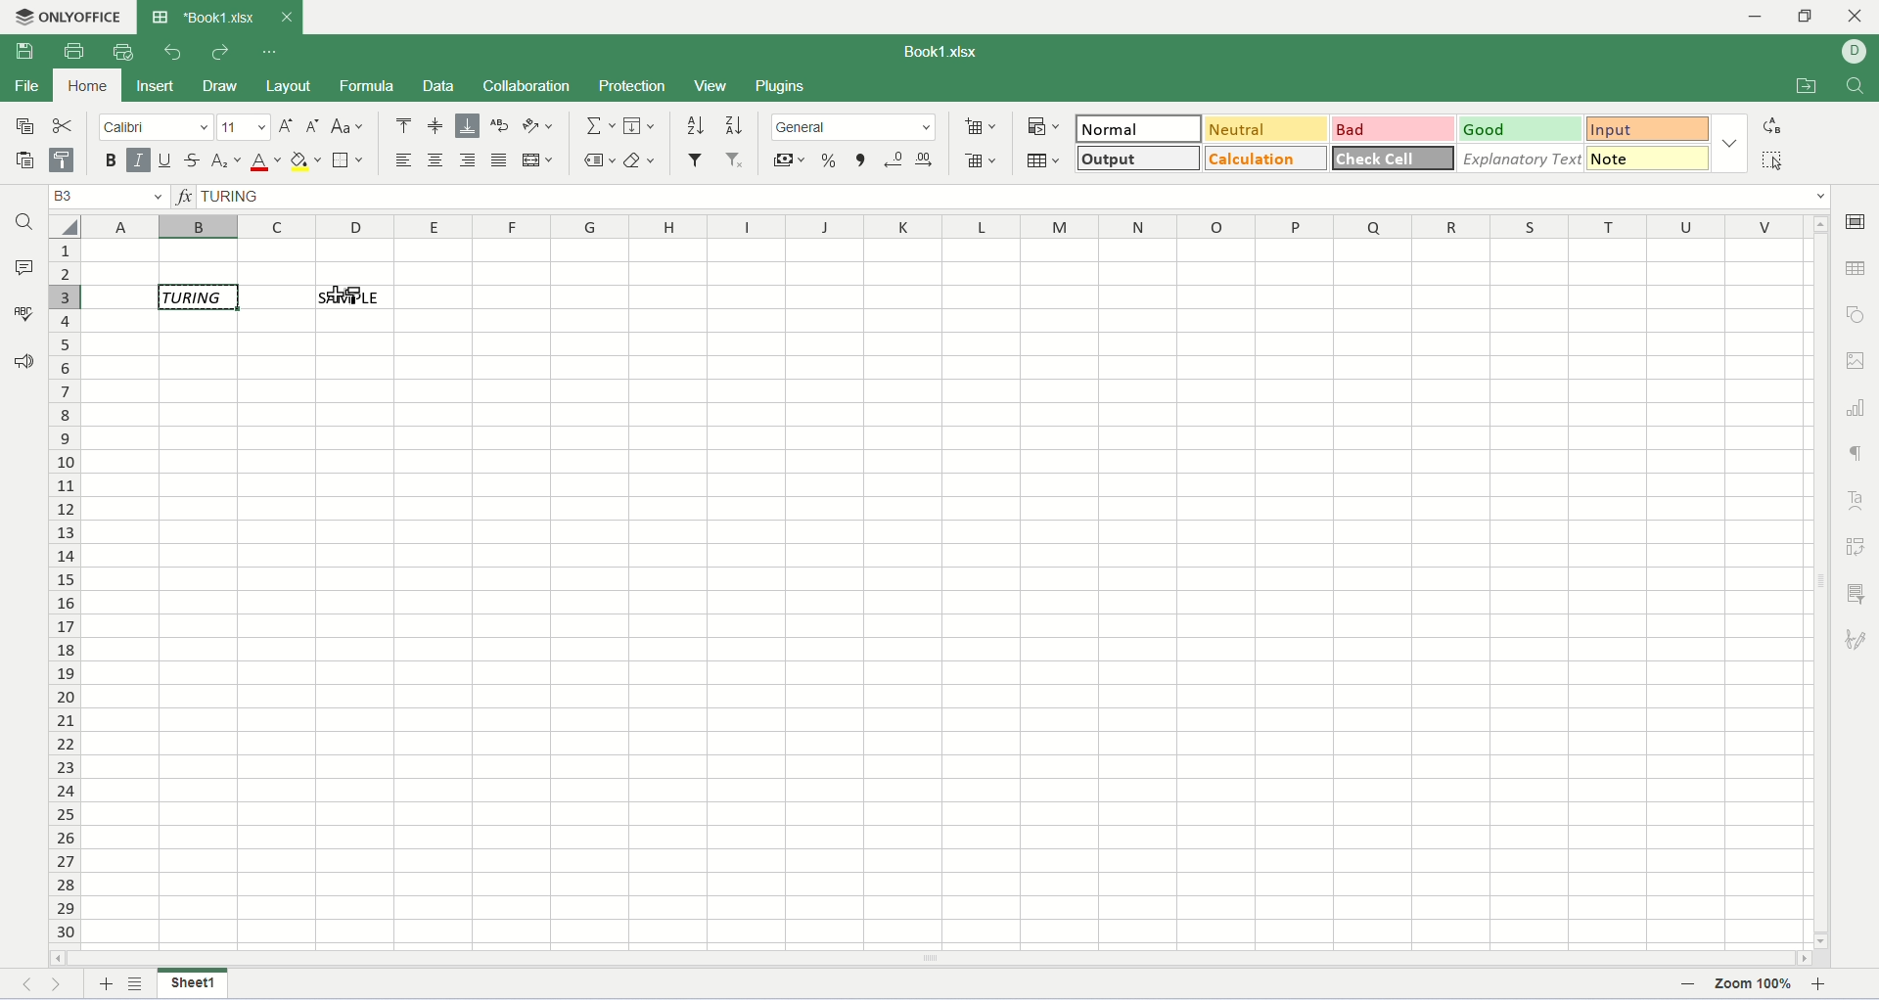 The image size is (1879, 1000). I want to click on cut, so click(65, 124).